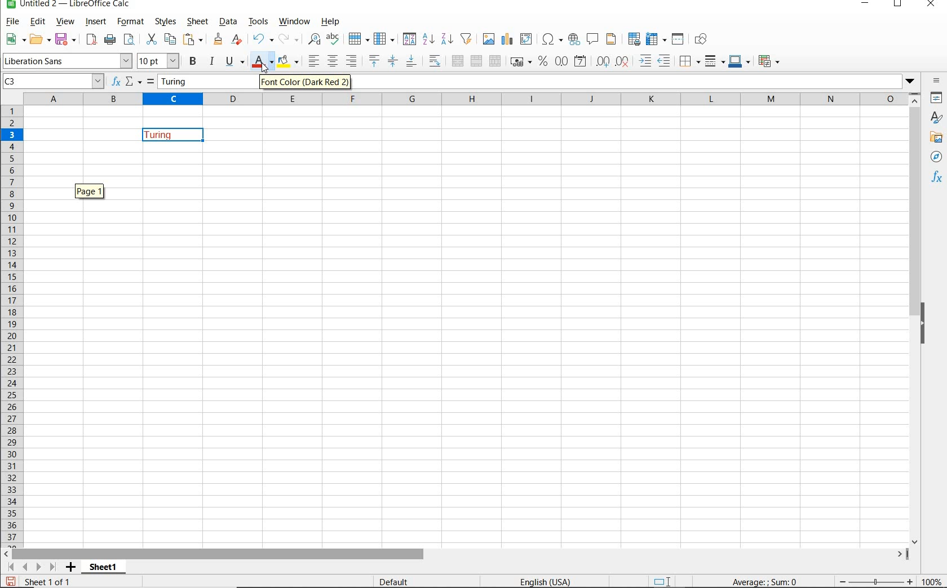 The width and height of the screenshot is (947, 588). I want to click on CONDITIONAL, so click(770, 61).